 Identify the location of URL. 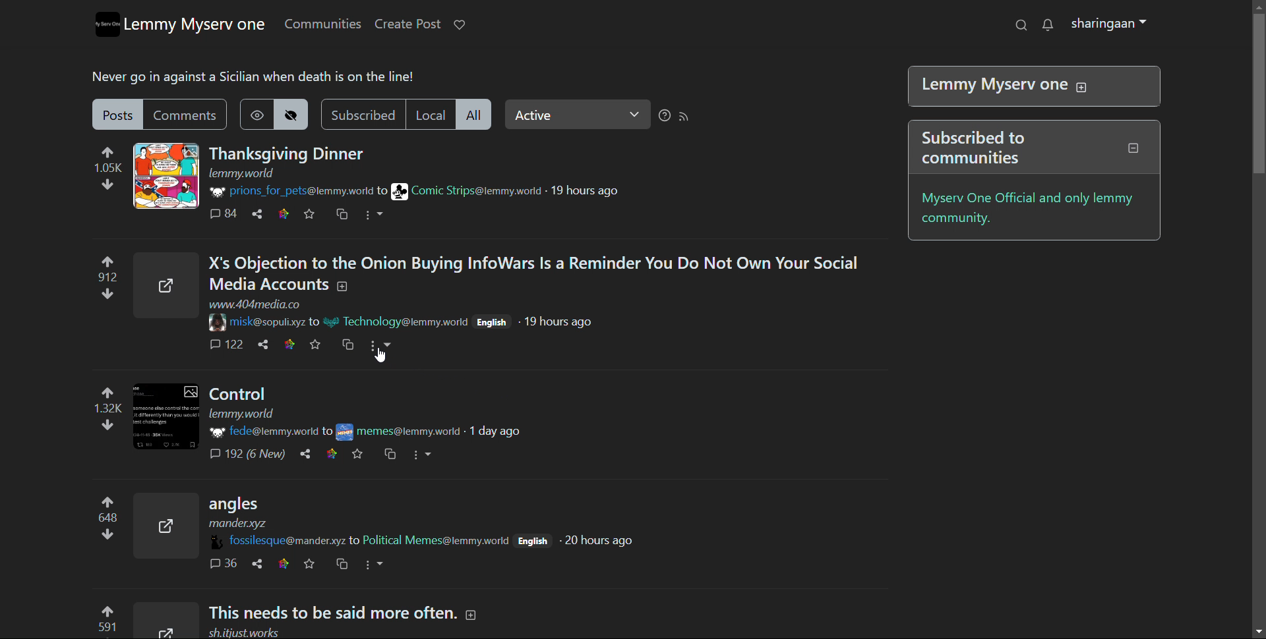
(260, 305).